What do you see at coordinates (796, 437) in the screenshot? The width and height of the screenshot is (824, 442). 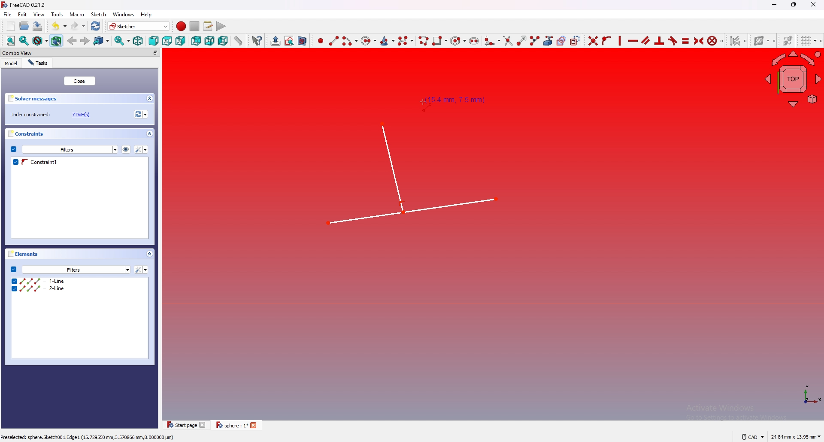 I see `24.84 mm x 13.95 mm` at bounding box center [796, 437].